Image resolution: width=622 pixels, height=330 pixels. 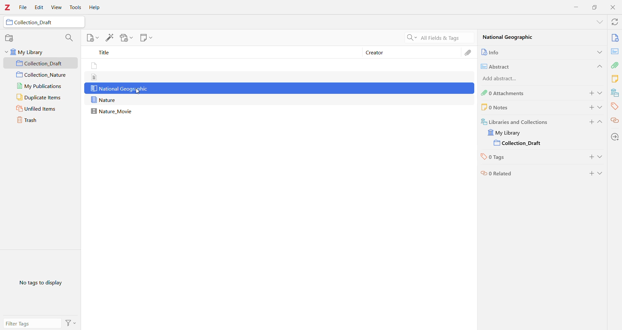 I want to click on File, so click(x=23, y=8).